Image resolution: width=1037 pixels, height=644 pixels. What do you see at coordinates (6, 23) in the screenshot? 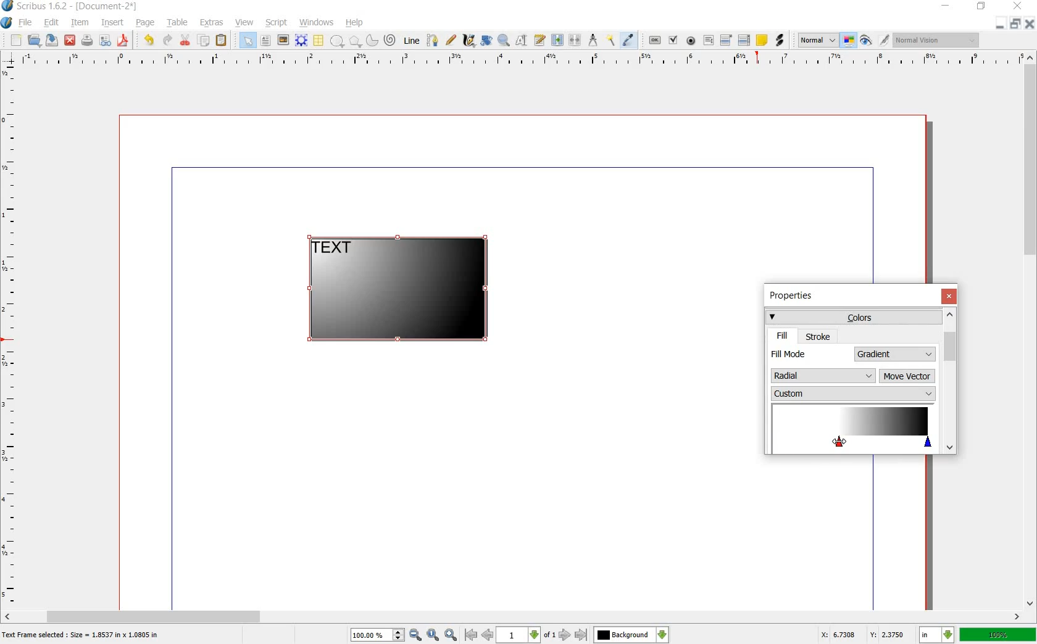
I see `system logo` at bounding box center [6, 23].